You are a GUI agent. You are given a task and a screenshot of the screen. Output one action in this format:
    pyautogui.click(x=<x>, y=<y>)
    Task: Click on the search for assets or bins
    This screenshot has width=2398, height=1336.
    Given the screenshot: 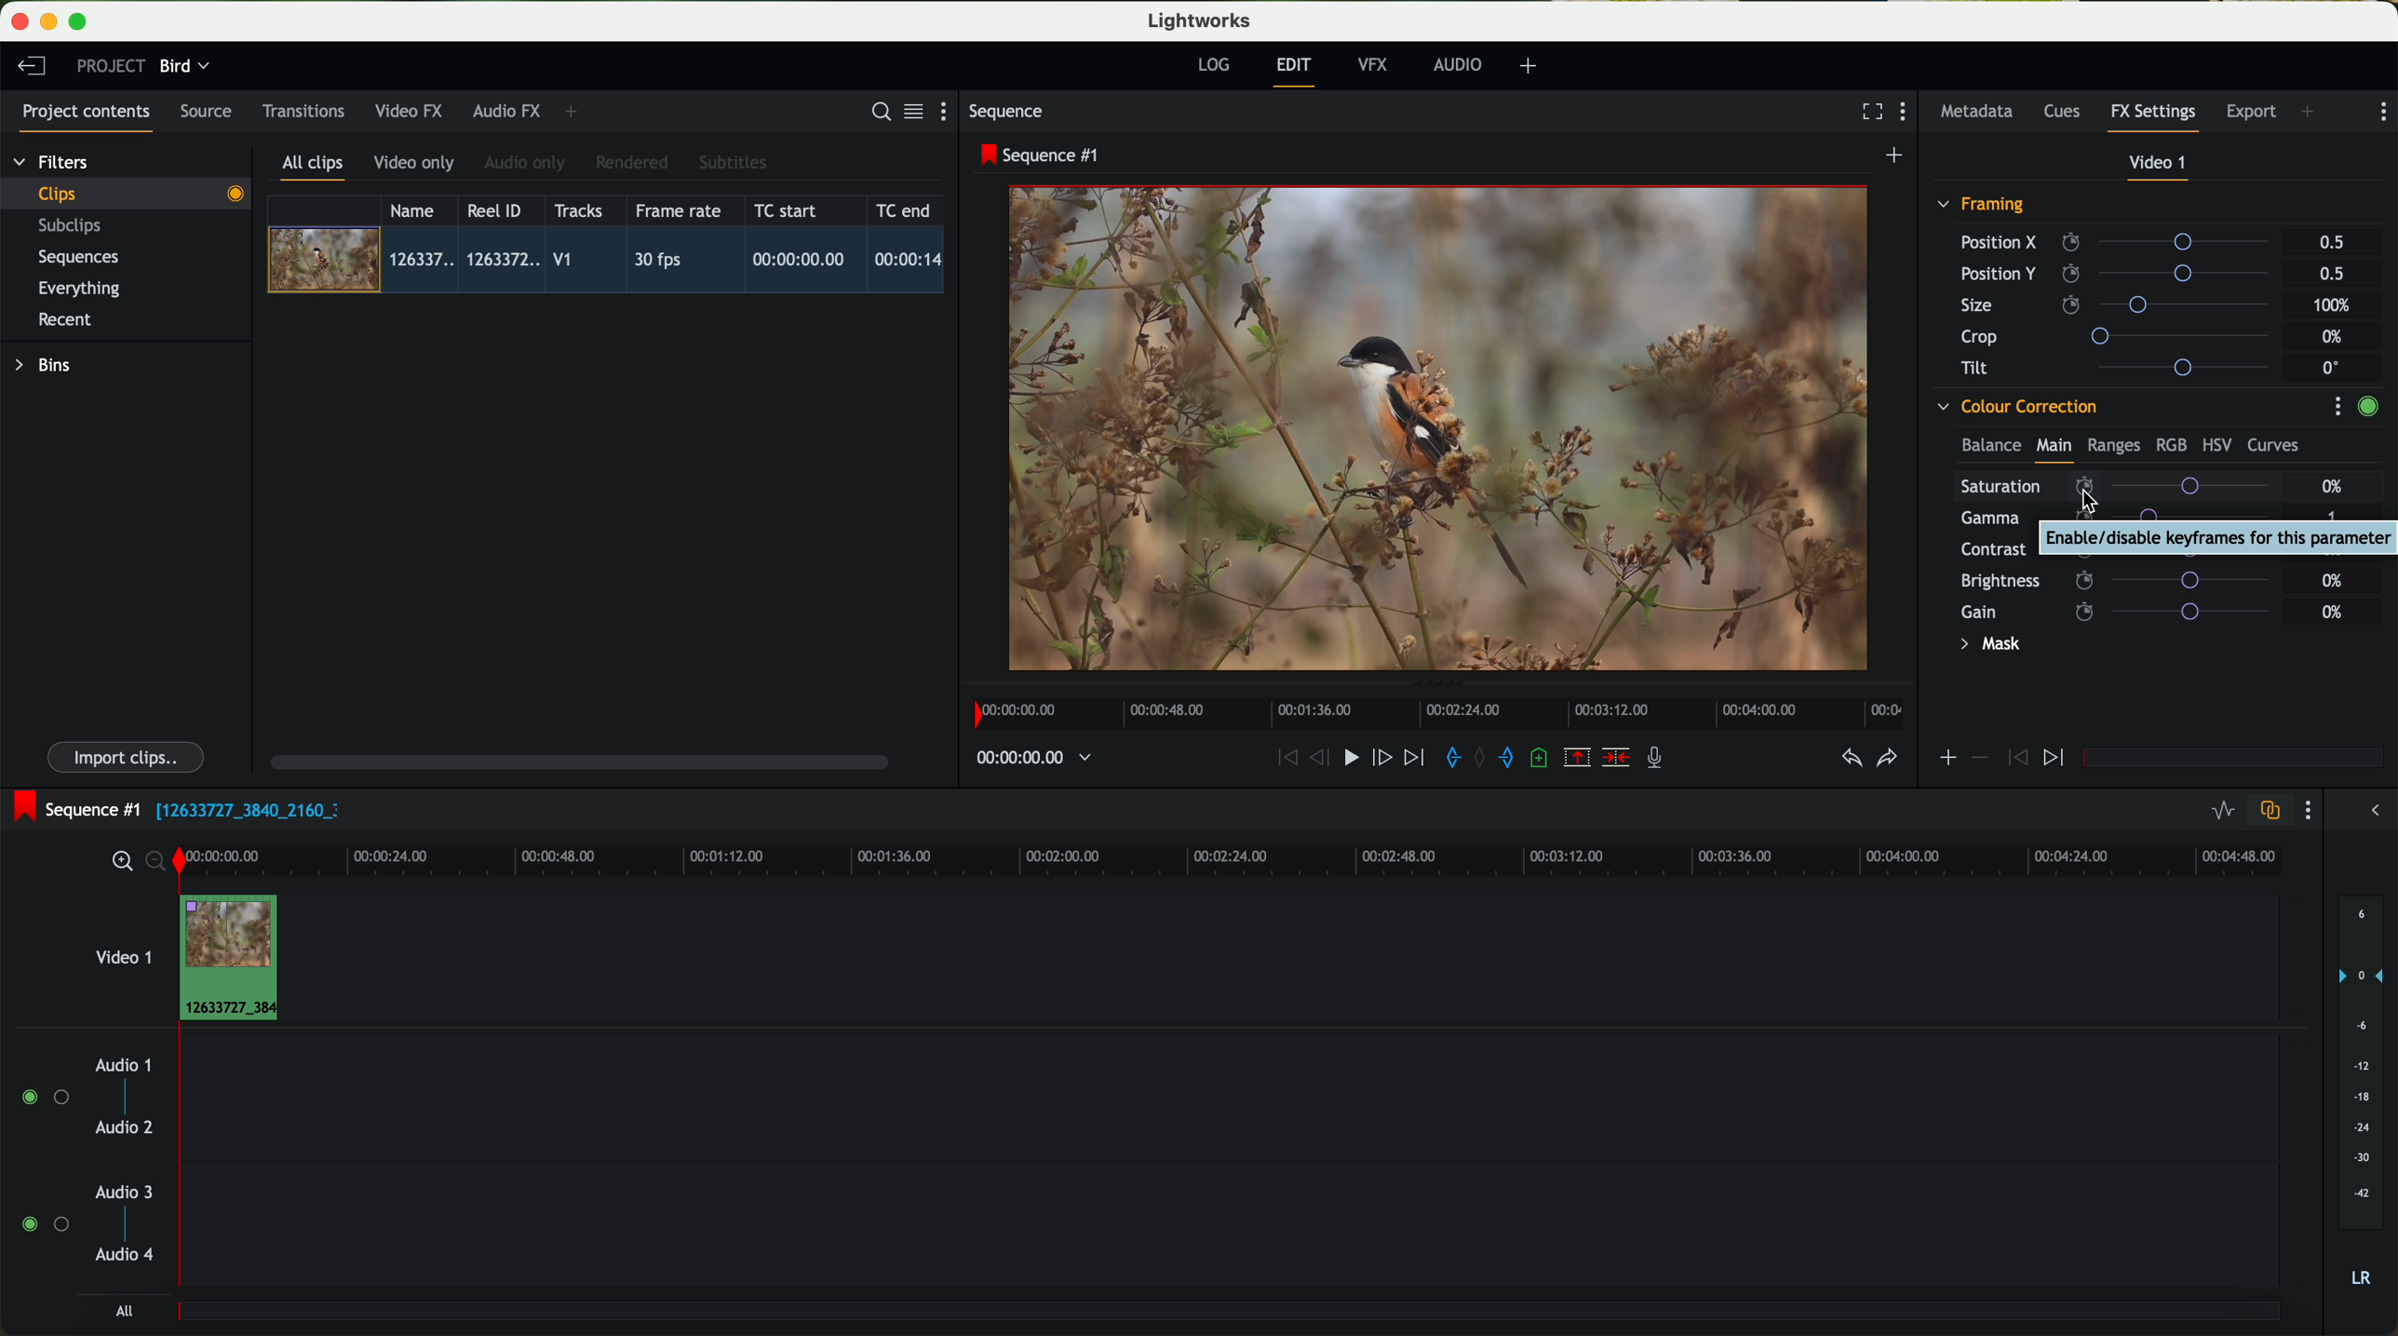 What is the action you would take?
    pyautogui.click(x=875, y=113)
    